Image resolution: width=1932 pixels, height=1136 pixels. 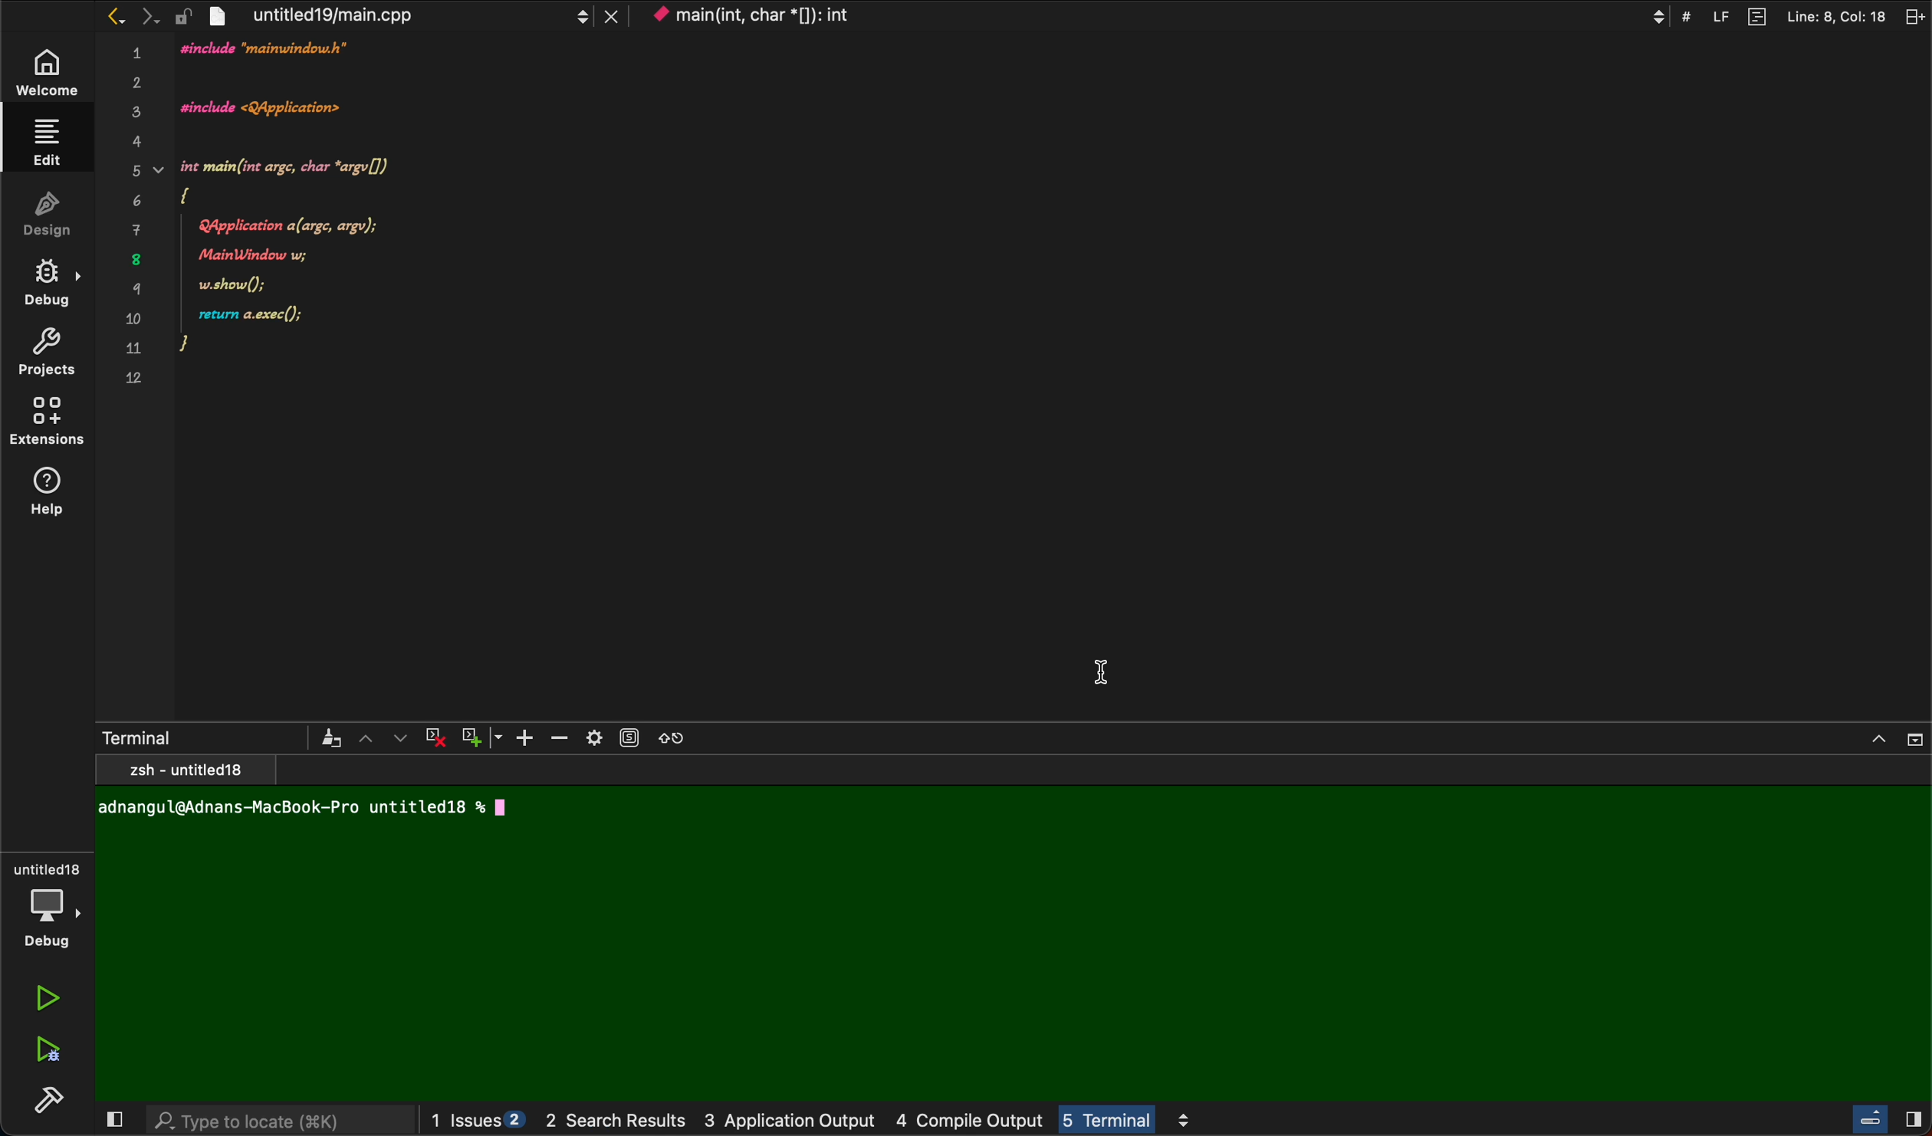 I want to click on cross, so click(x=432, y=734).